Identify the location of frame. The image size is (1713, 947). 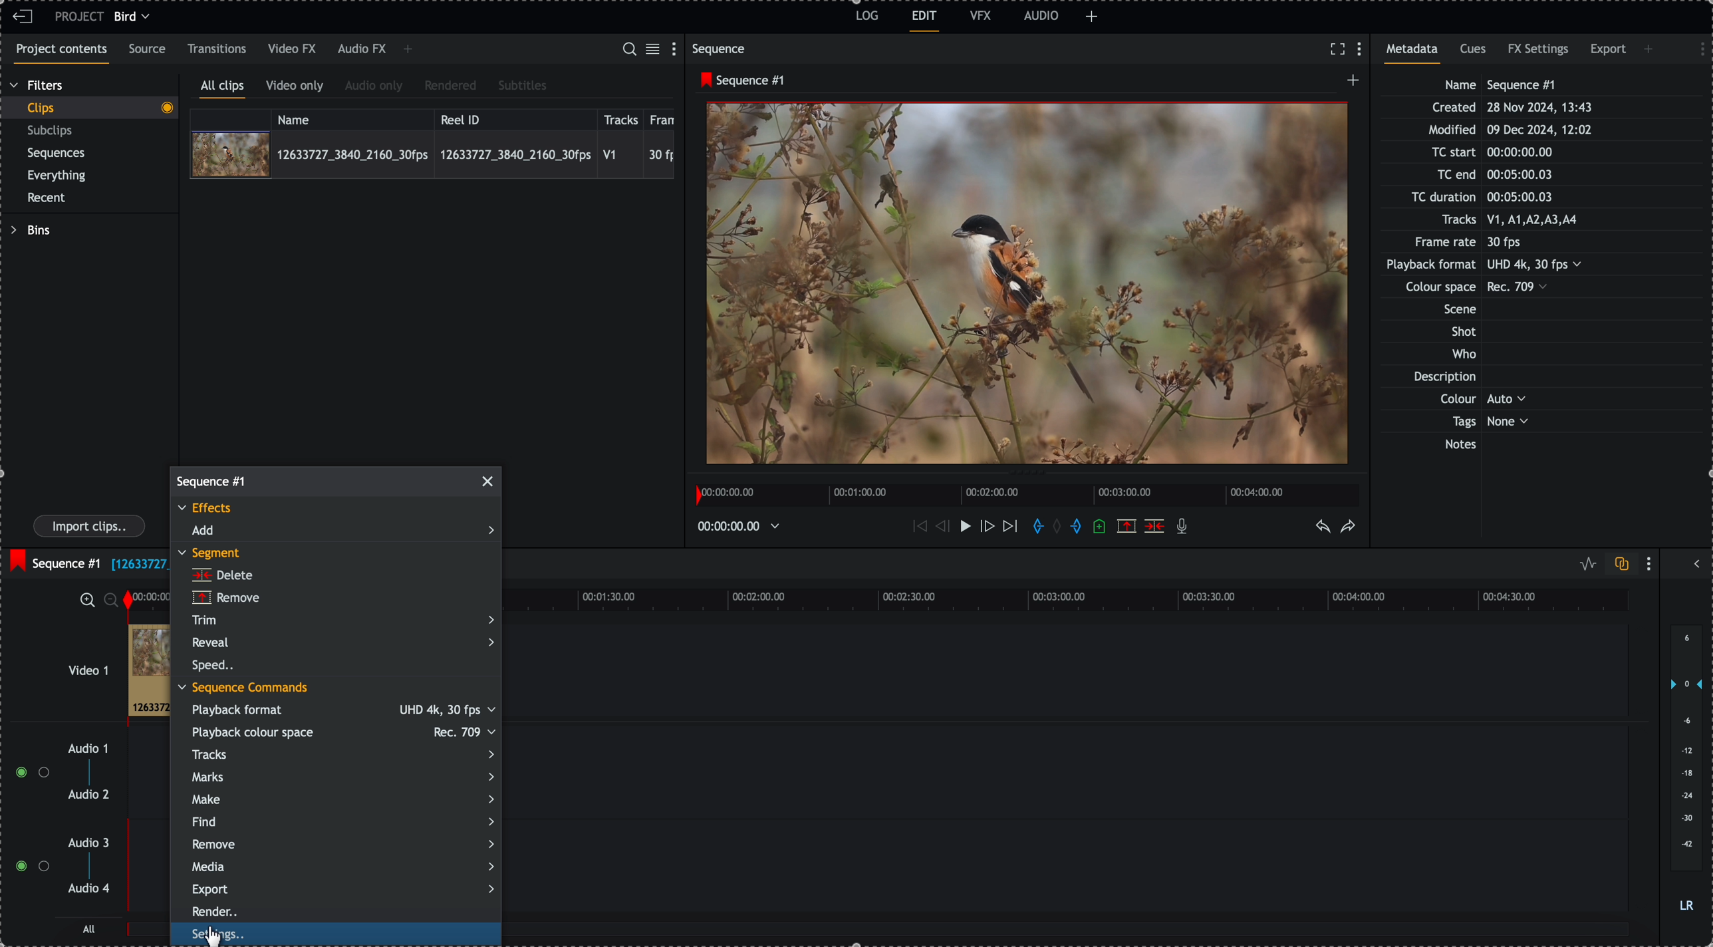
(665, 118).